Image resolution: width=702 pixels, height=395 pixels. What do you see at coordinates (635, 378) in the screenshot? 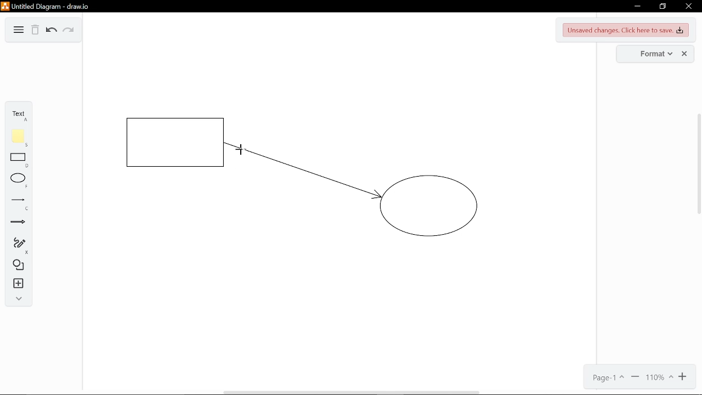
I see `Zoom out` at bounding box center [635, 378].